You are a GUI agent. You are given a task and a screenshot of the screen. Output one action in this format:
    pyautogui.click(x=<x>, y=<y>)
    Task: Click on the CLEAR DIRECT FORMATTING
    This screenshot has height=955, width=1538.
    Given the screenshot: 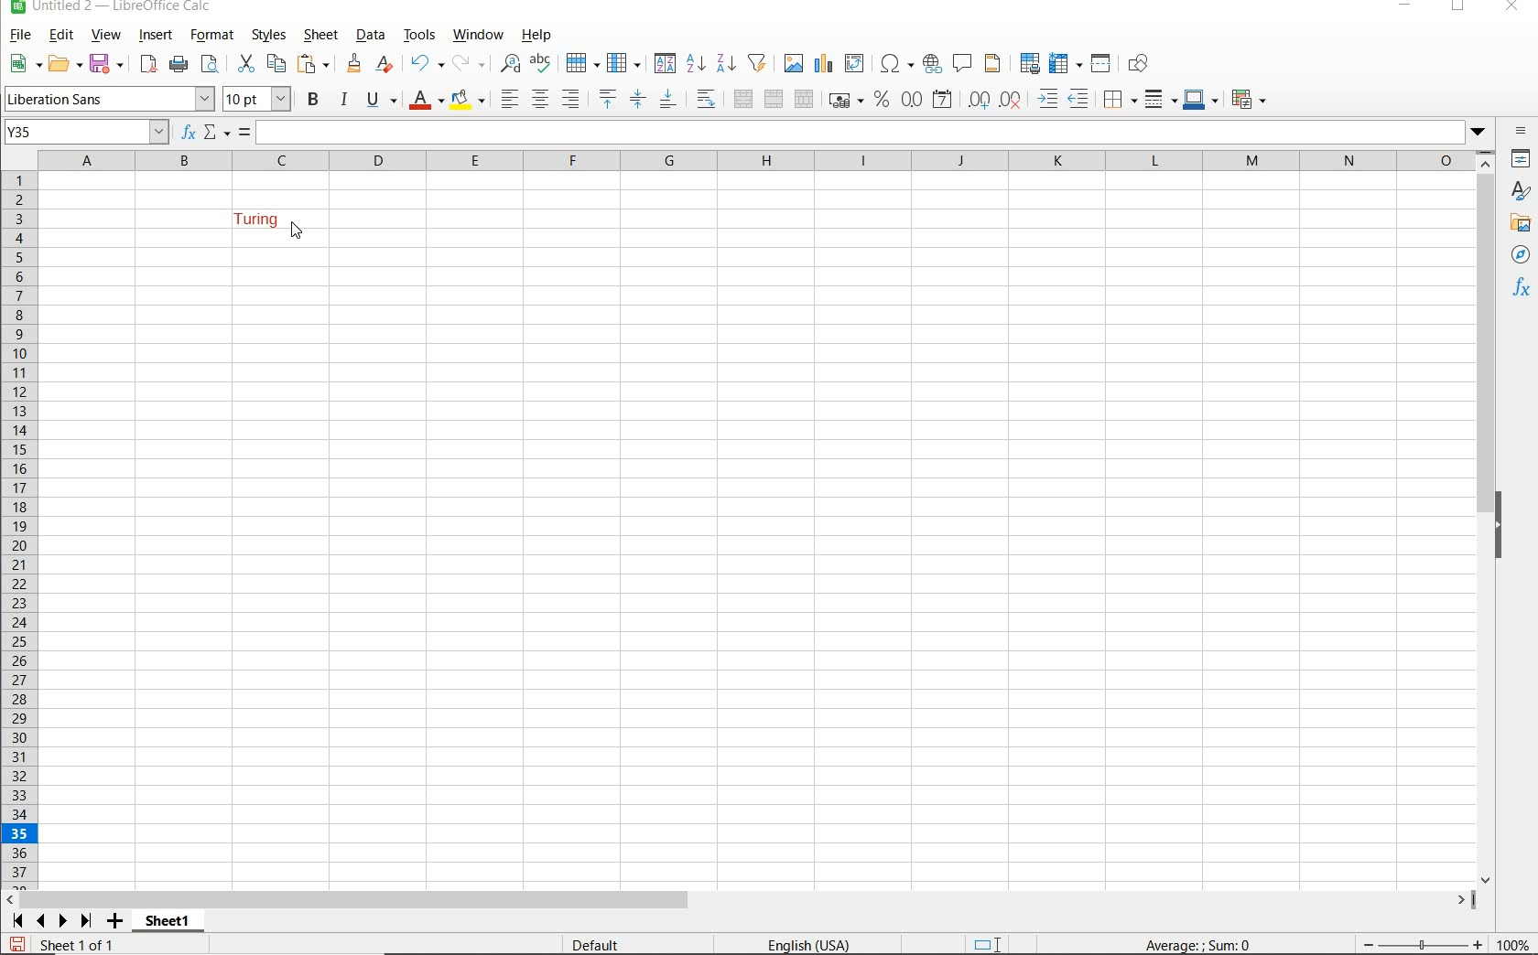 What is the action you would take?
    pyautogui.click(x=383, y=66)
    